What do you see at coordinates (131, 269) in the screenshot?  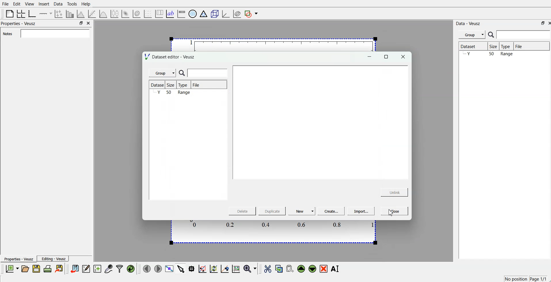 I see `reload linked datas` at bounding box center [131, 269].